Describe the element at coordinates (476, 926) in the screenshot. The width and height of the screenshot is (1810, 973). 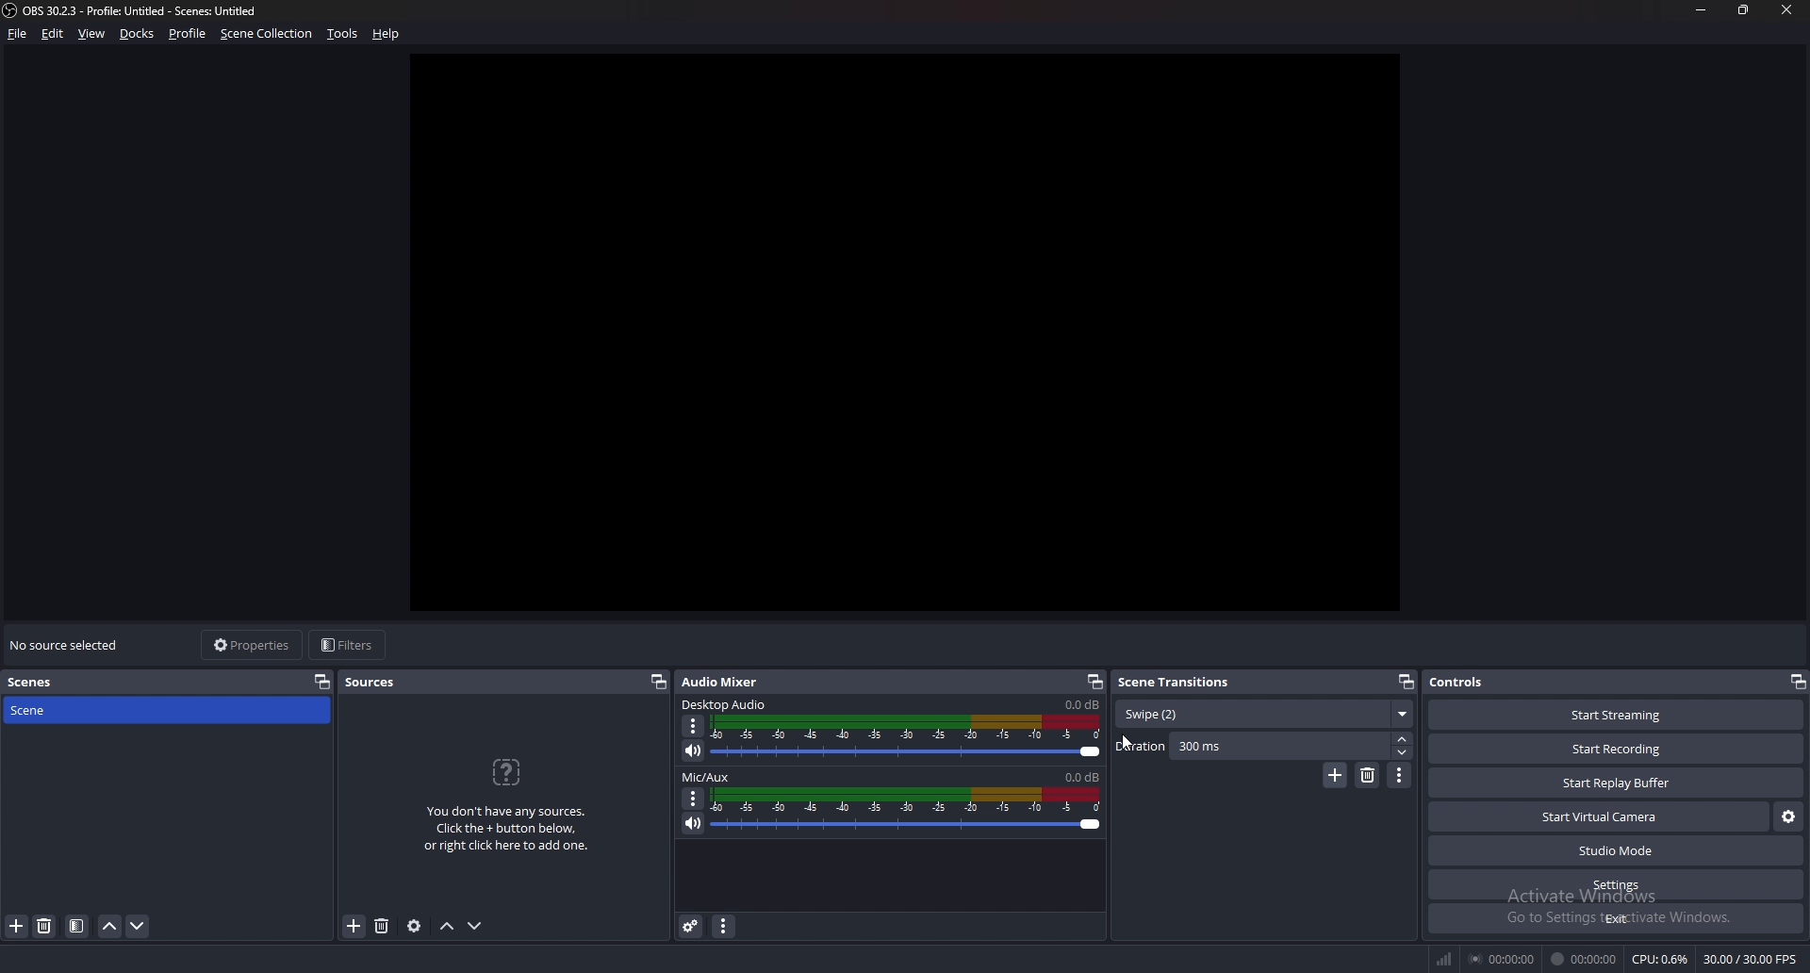
I see `move down` at that location.